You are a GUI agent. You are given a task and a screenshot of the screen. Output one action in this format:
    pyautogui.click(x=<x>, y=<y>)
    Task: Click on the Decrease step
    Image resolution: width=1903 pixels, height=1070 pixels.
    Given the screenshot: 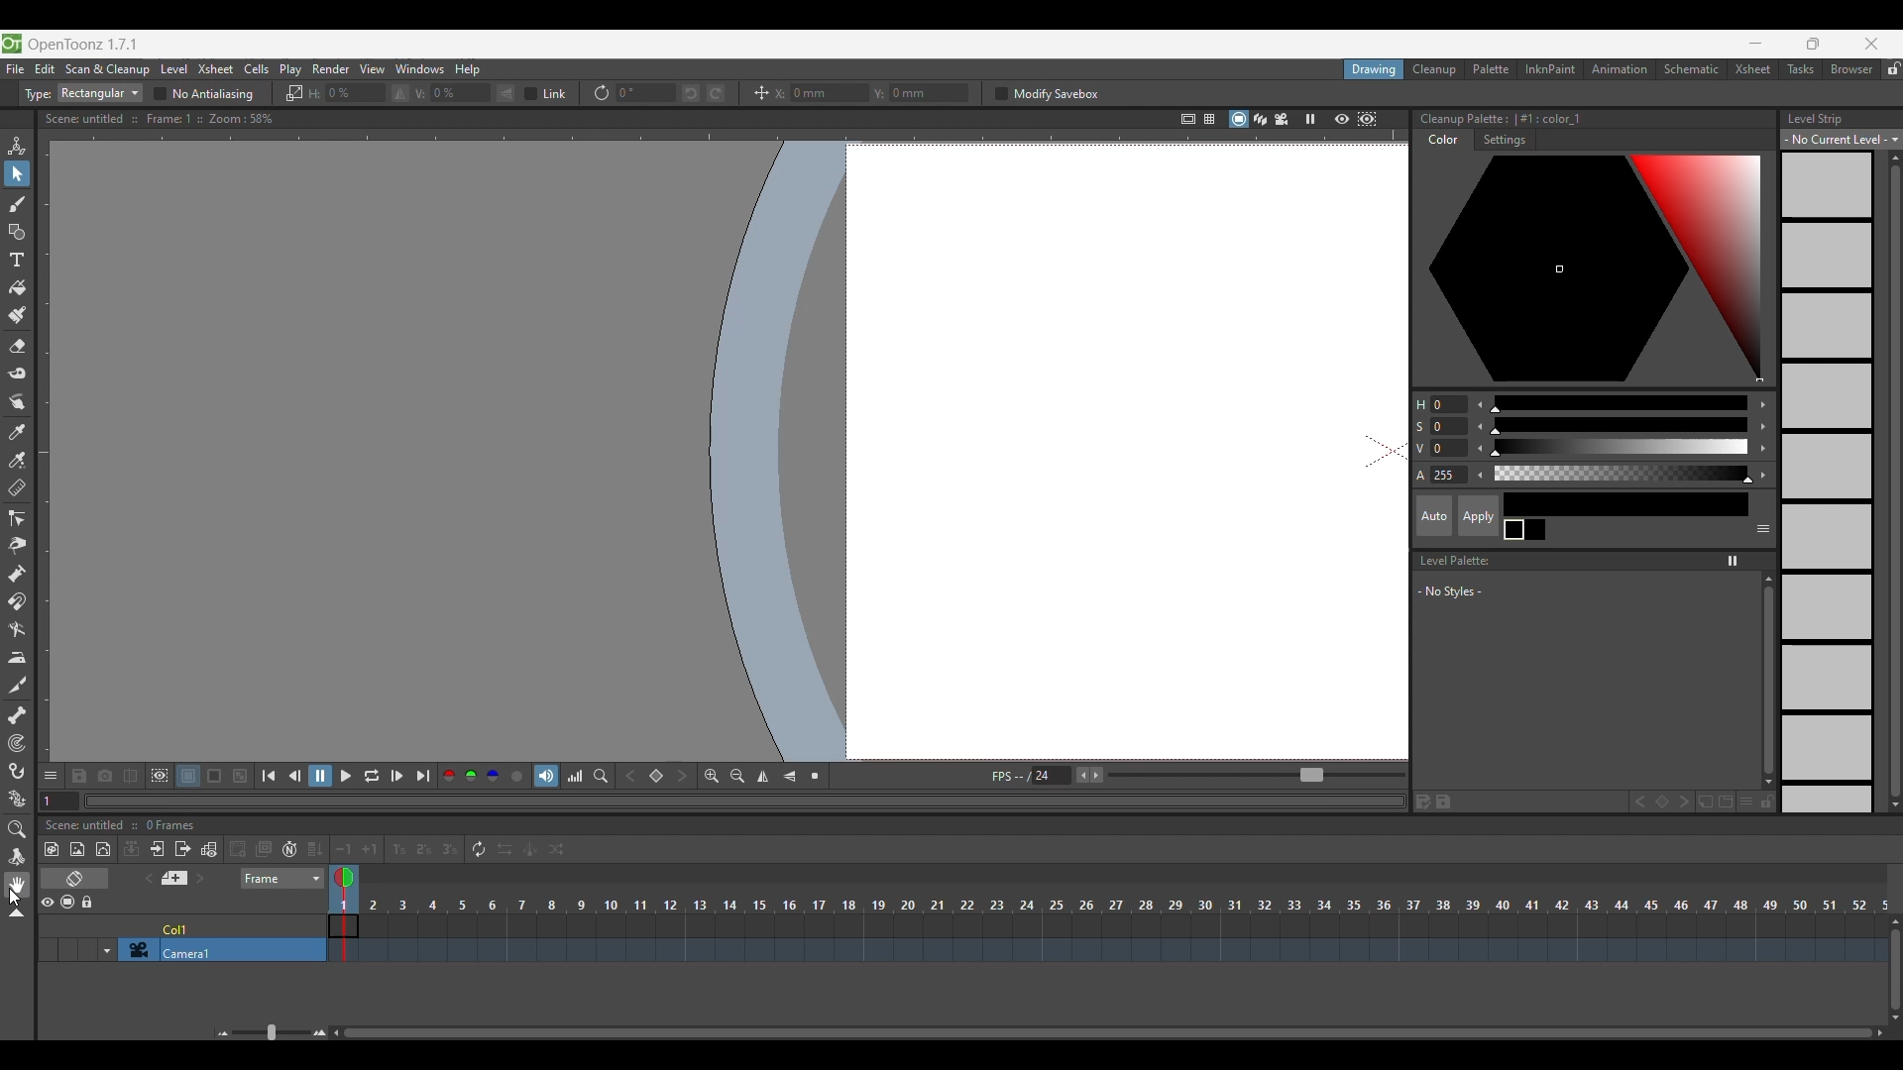 What is the action you would take?
    pyautogui.click(x=343, y=849)
    